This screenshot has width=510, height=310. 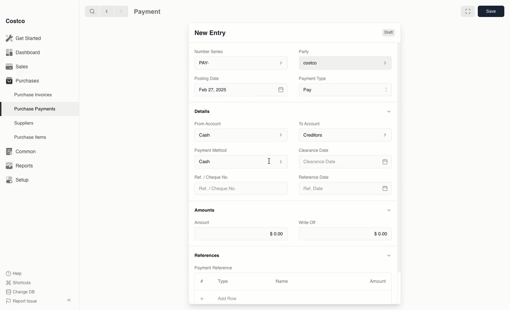 I want to click on To Account, so click(x=310, y=124).